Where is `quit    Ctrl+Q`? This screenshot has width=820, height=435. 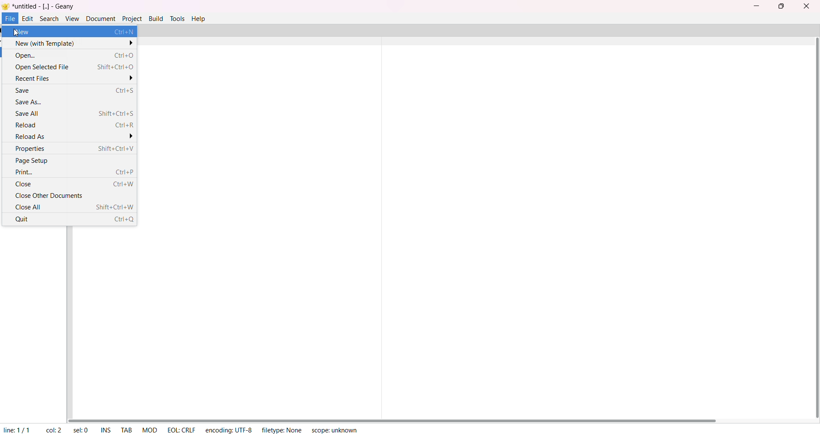
quit    Ctrl+Q is located at coordinates (73, 221).